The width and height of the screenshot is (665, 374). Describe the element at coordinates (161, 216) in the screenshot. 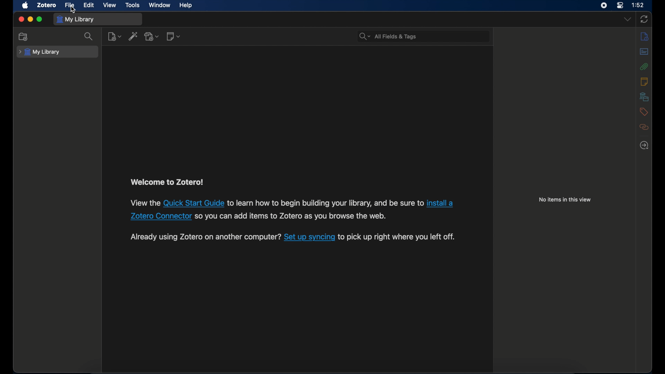

I see `Zotero Connector` at that location.